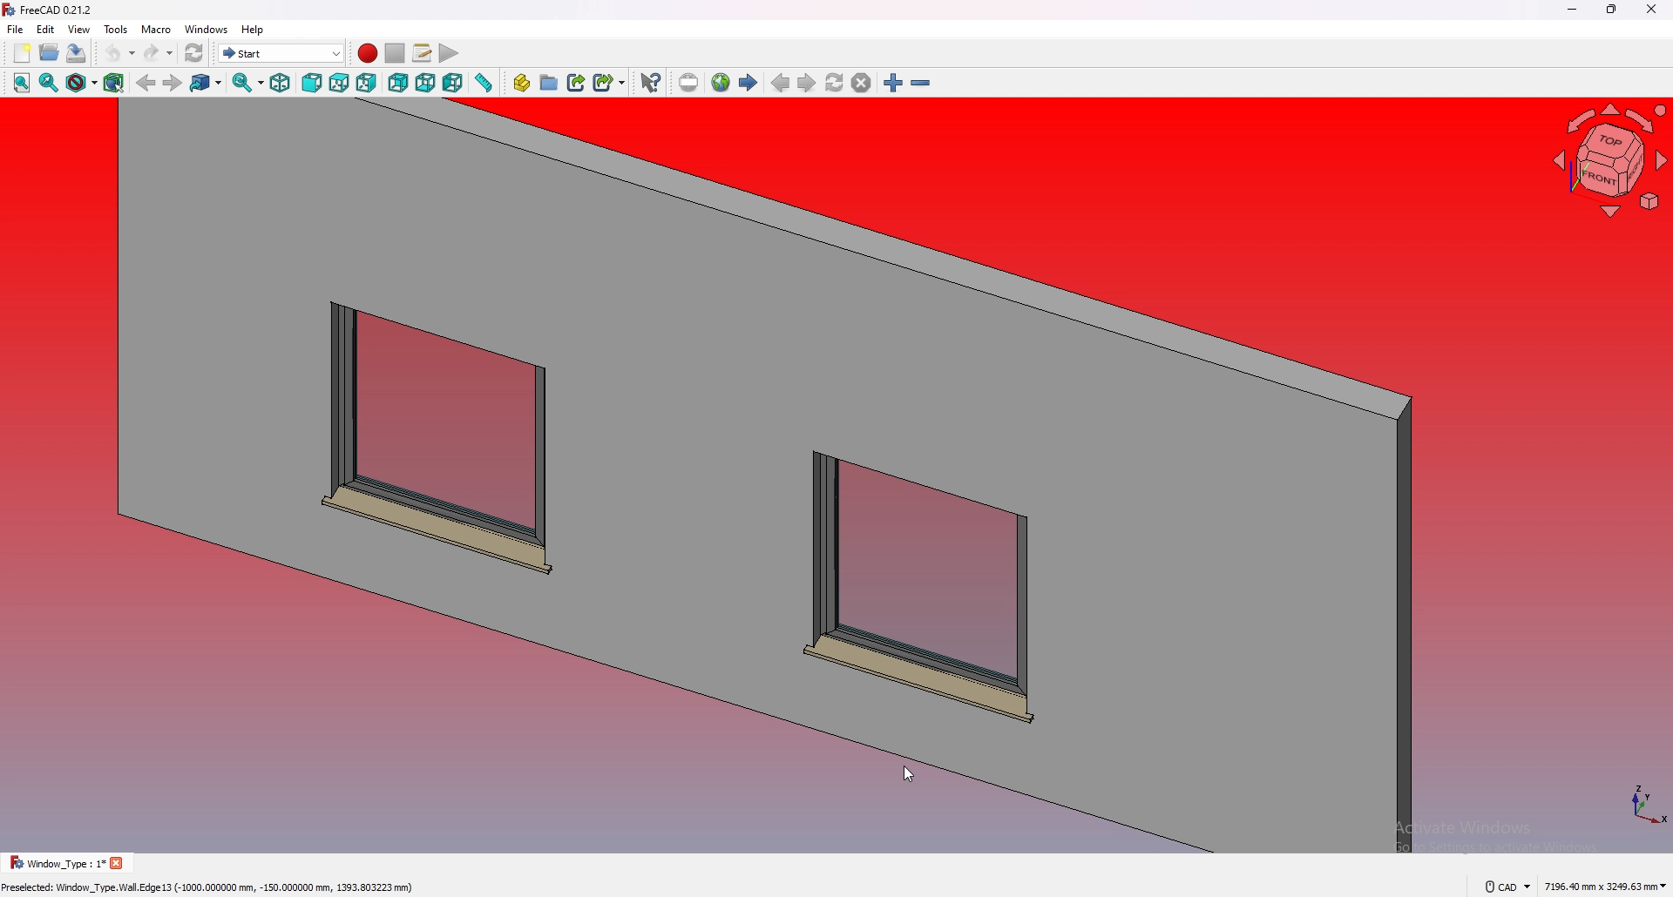  I want to click on FreeCAD 0.21.2, so click(61, 10).